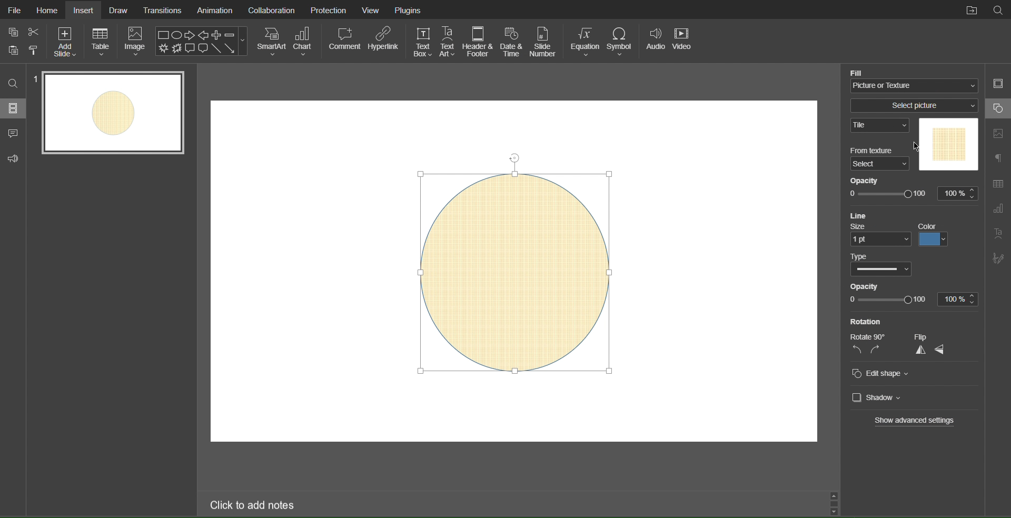 Image resolution: width=1011 pixels, height=518 pixels. I want to click on copy, so click(13, 33).